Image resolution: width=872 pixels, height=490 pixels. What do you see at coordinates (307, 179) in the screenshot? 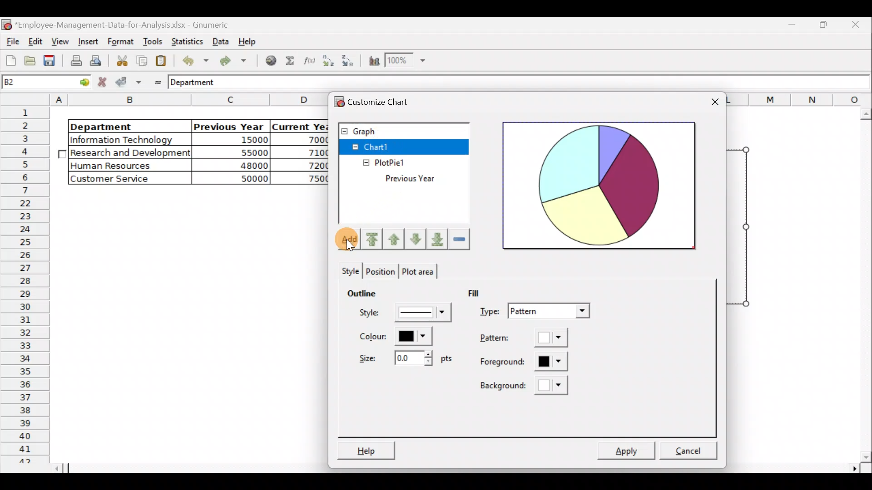
I see `75000` at bounding box center [307, 179].